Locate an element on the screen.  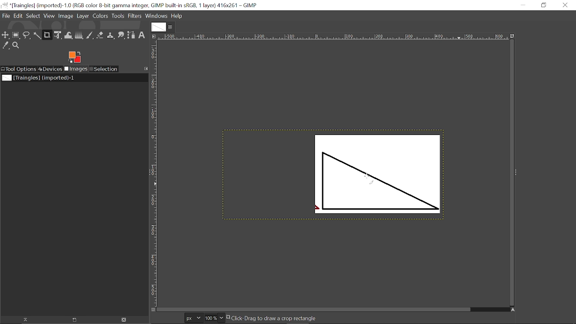
Color picker tool is located at coordinates (6, 45).